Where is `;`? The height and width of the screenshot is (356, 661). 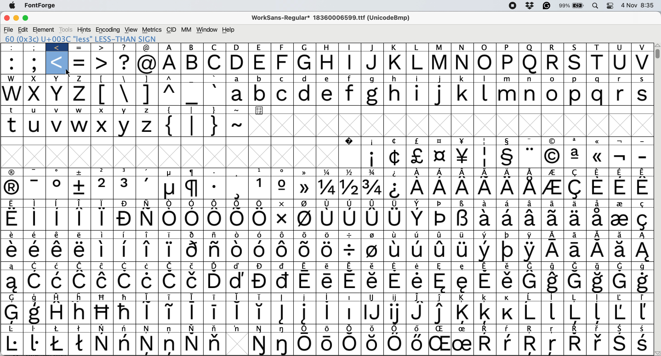 ; is located at coordinates (35, 63).